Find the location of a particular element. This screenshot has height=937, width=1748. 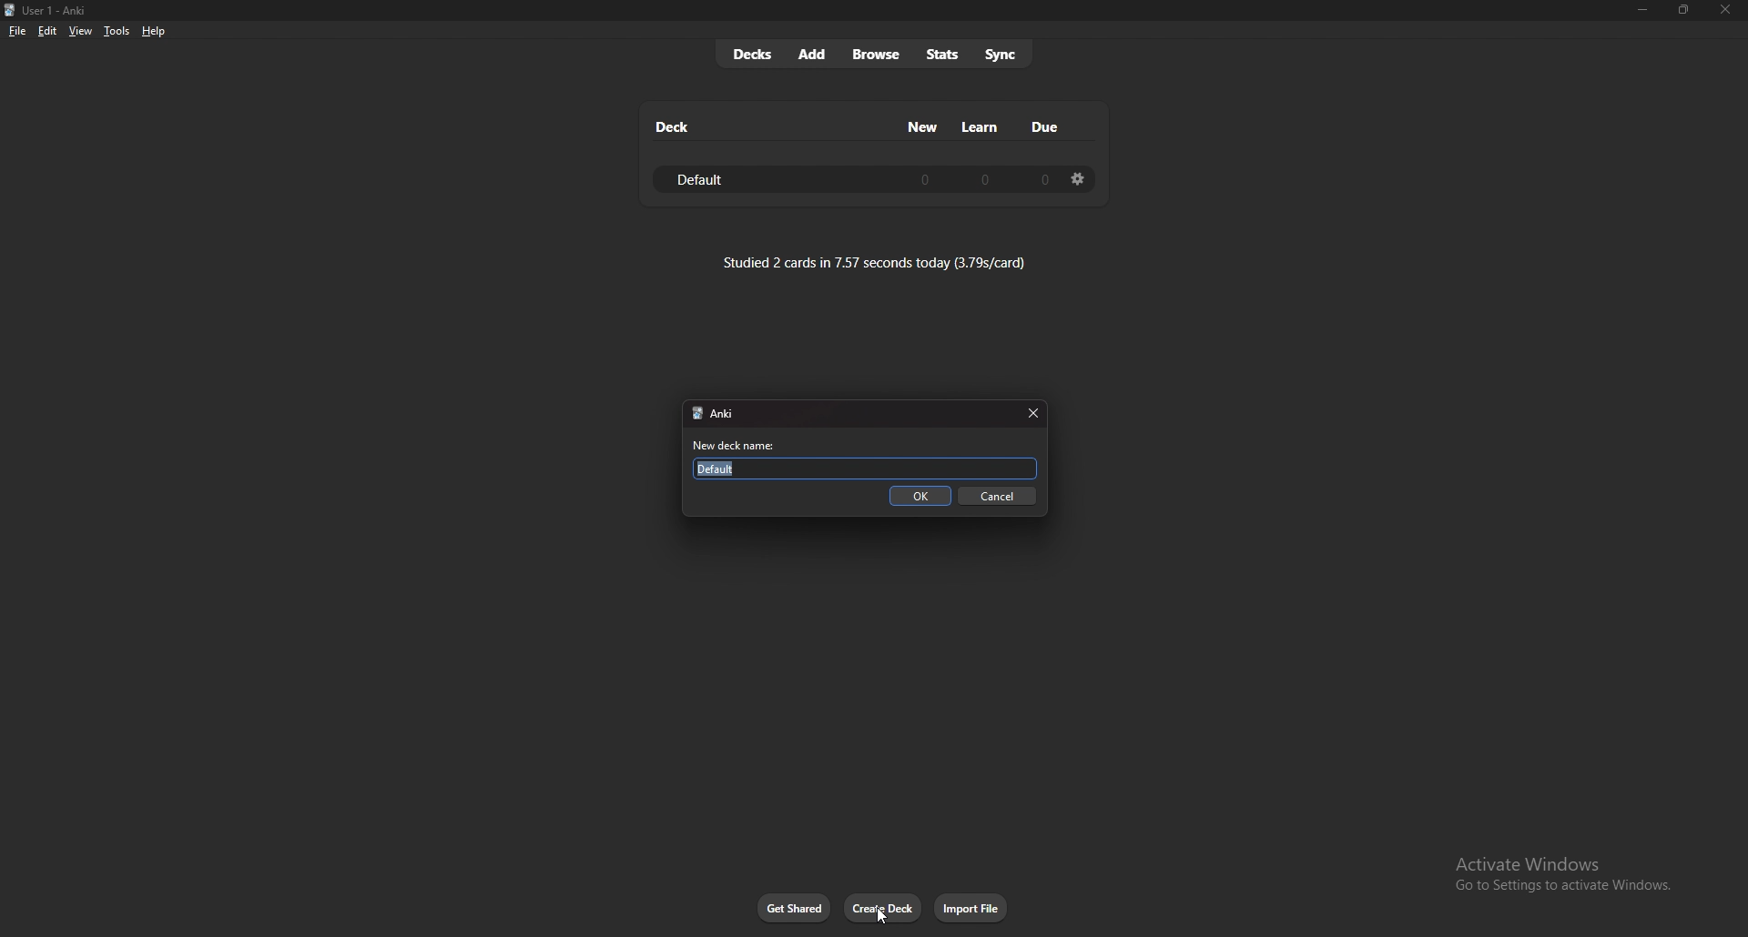

deck settings is located at coordinates (1078, 178).